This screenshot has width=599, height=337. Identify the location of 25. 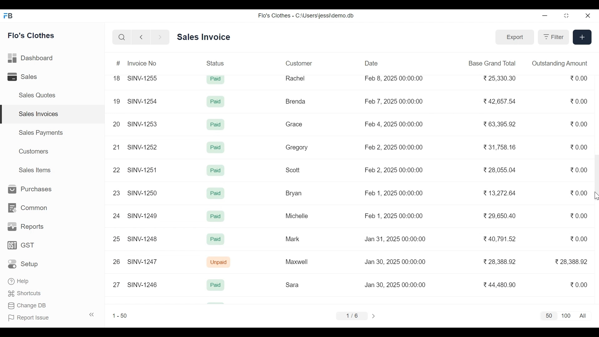
(116, 238).